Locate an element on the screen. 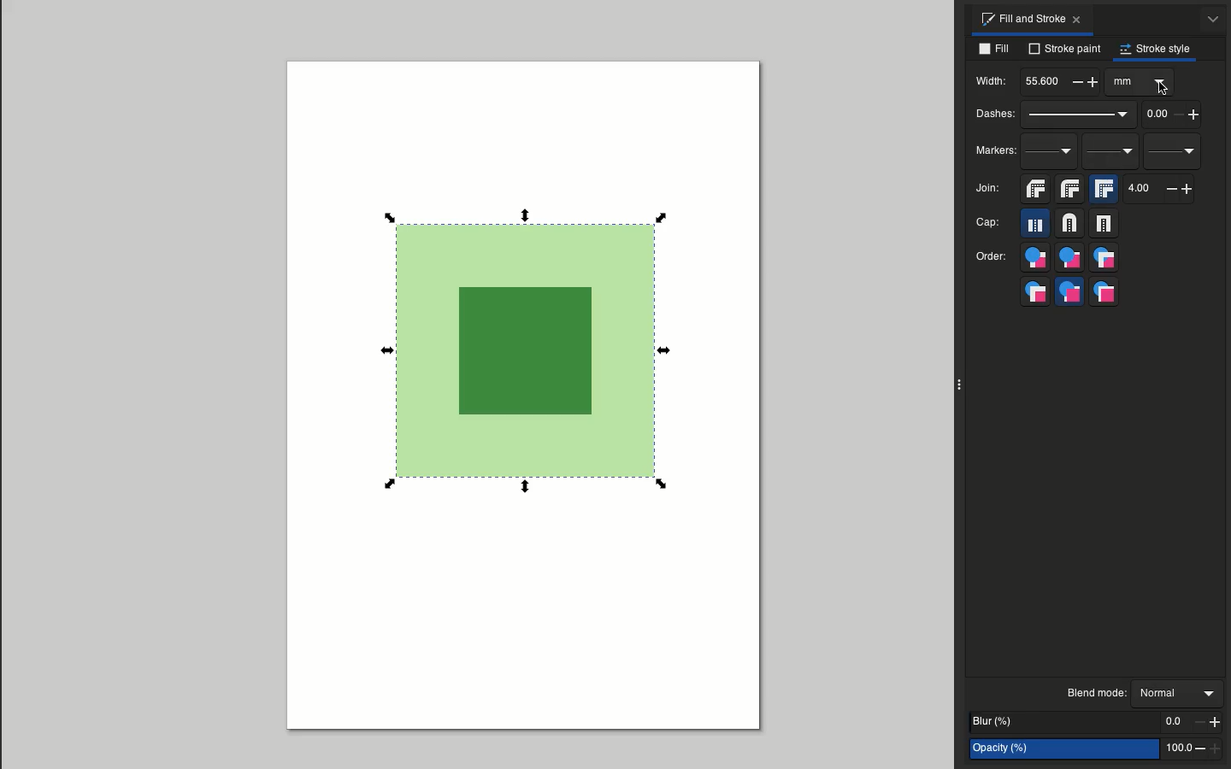 The height and width of the screenshot is (769, 1231). Square cap is located at coordinates (1107, 224).